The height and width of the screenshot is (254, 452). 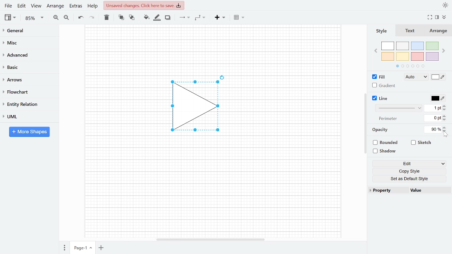 What do you see at coordinates (422, 143) in the screenshot?
I see `Sketch` at bounding box center [422, 143].